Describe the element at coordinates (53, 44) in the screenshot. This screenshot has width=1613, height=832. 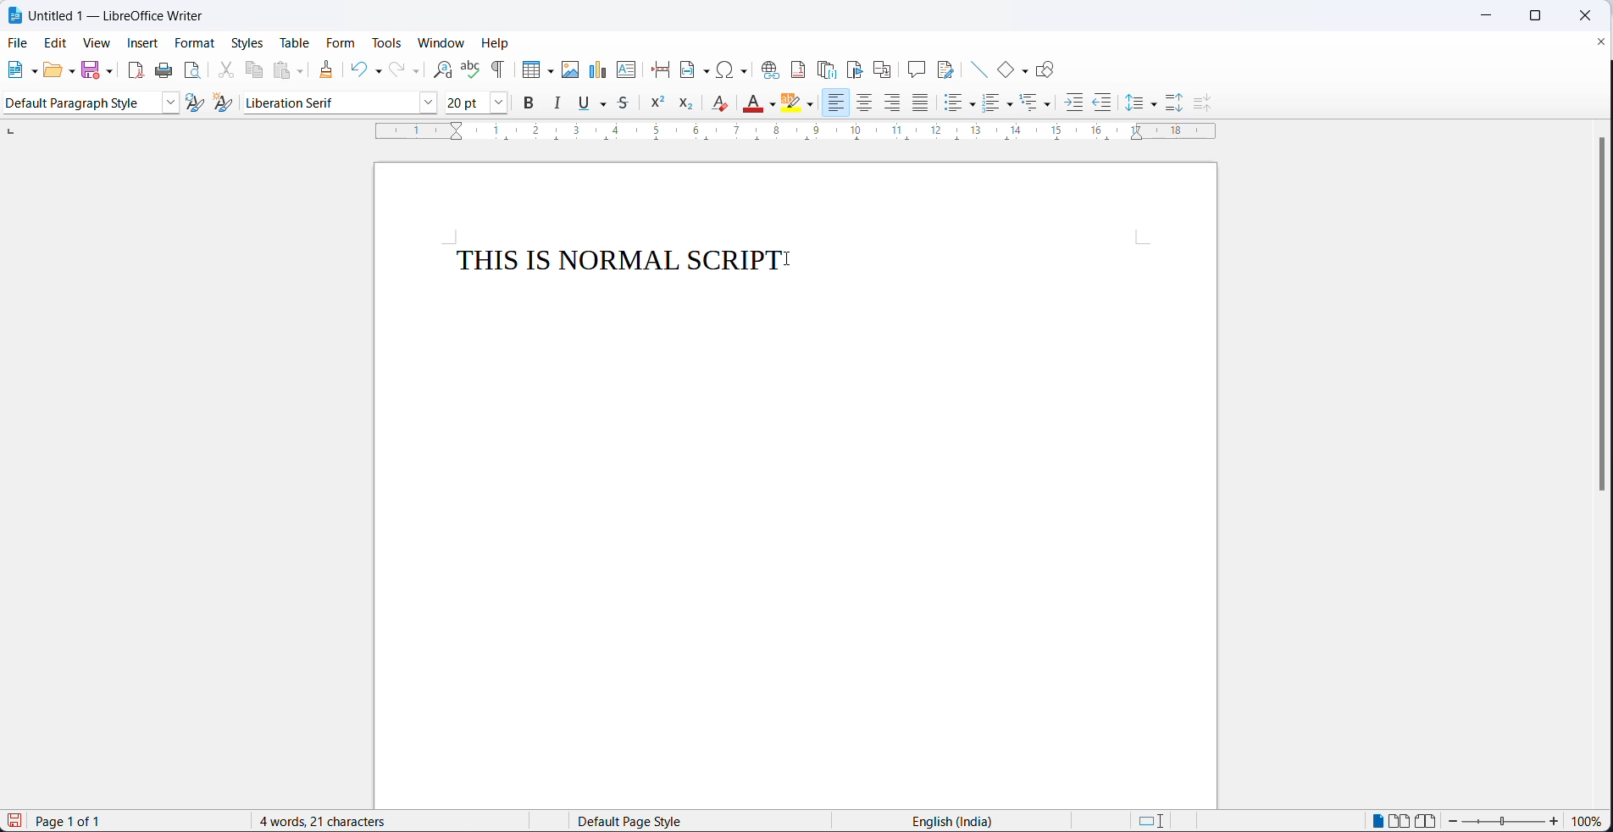
I see `edit` at that location.